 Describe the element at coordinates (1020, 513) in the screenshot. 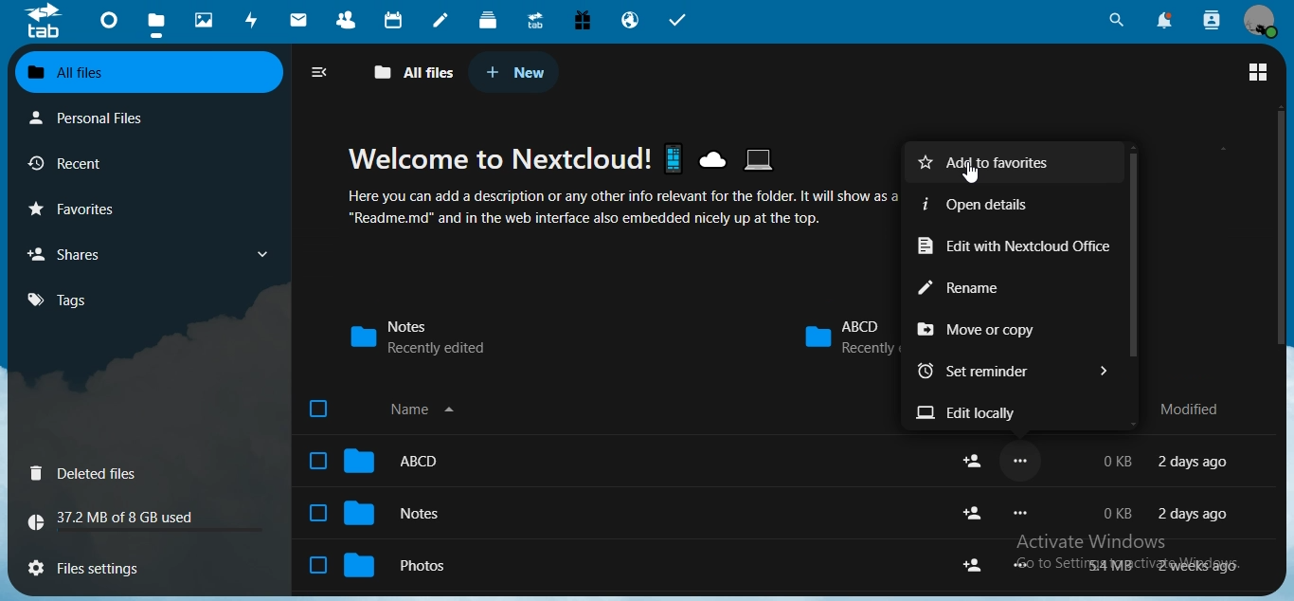

I see `...` at that location.